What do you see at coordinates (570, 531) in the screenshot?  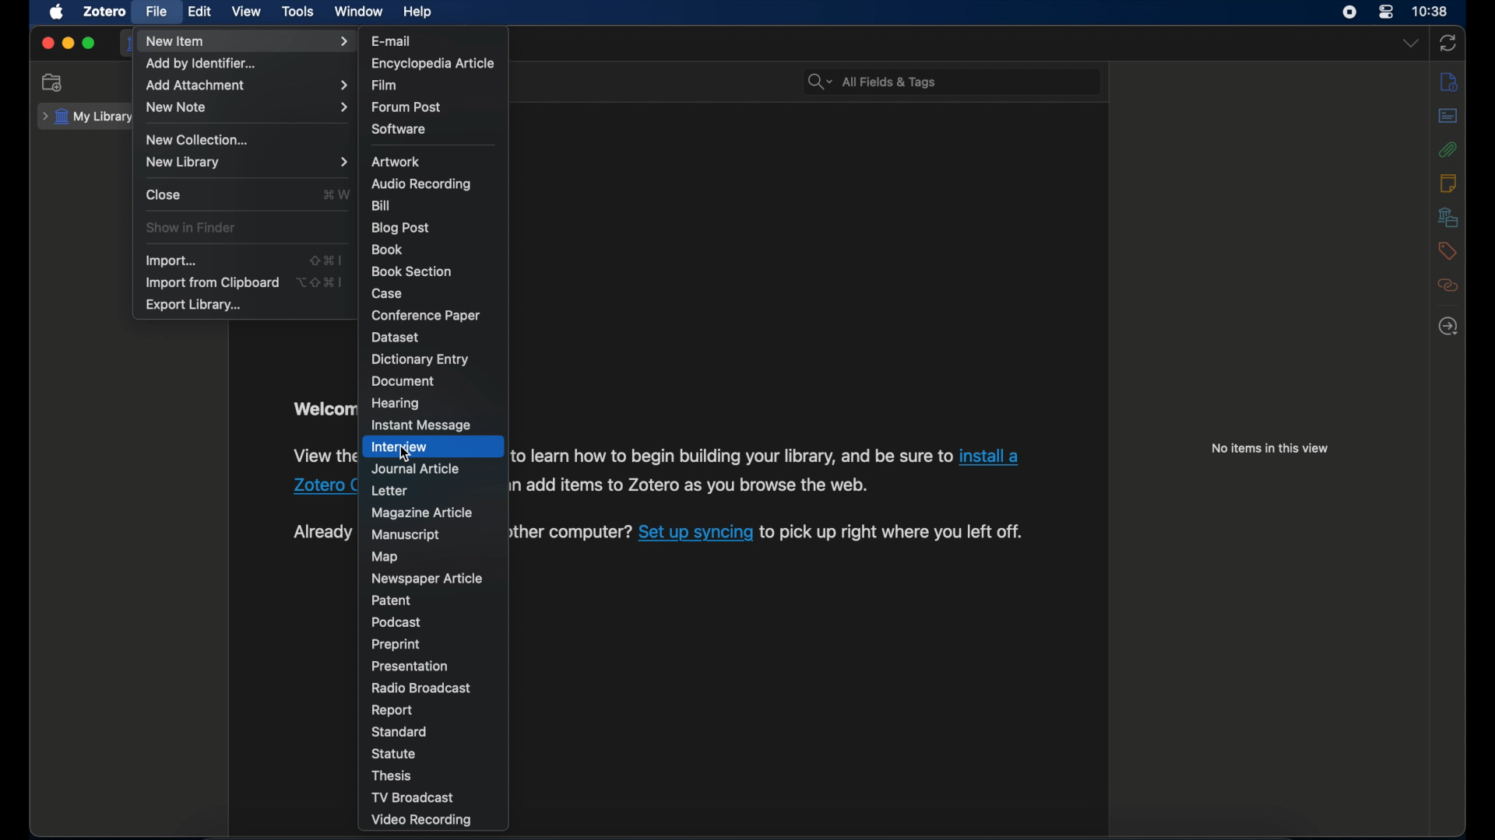 I see `another computer` at bounding box center [570, 531].